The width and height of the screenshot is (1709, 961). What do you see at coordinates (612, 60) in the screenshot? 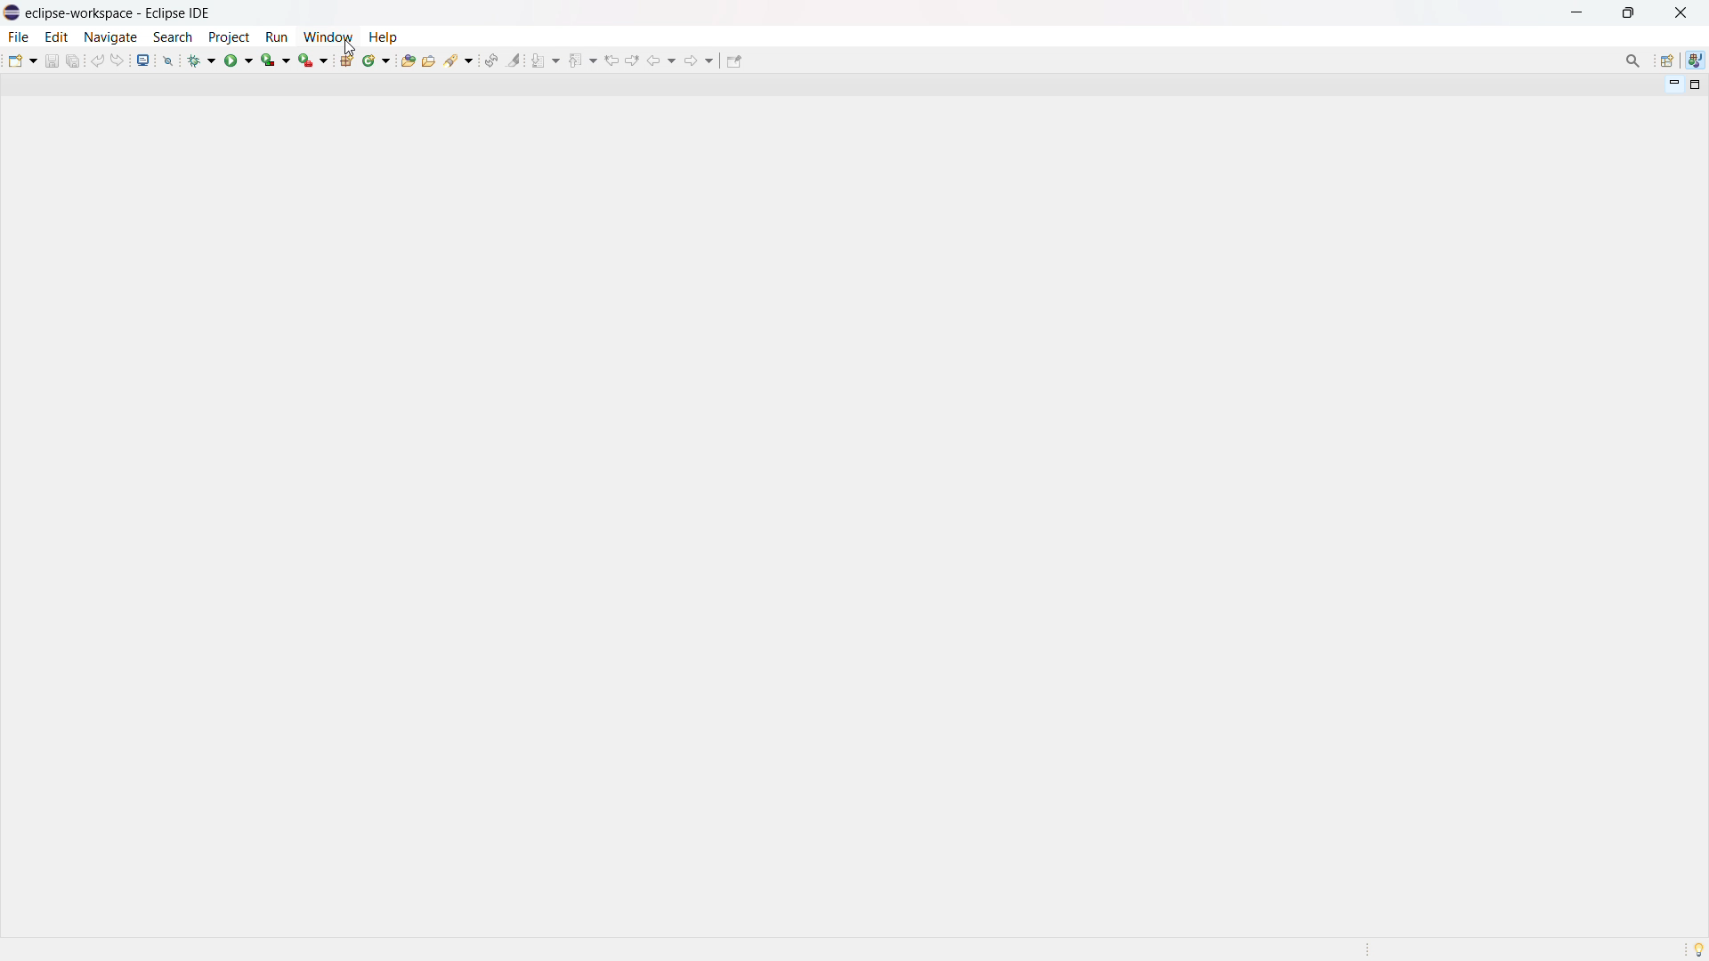
I see `view previous location` at bounding box center [612, 60].